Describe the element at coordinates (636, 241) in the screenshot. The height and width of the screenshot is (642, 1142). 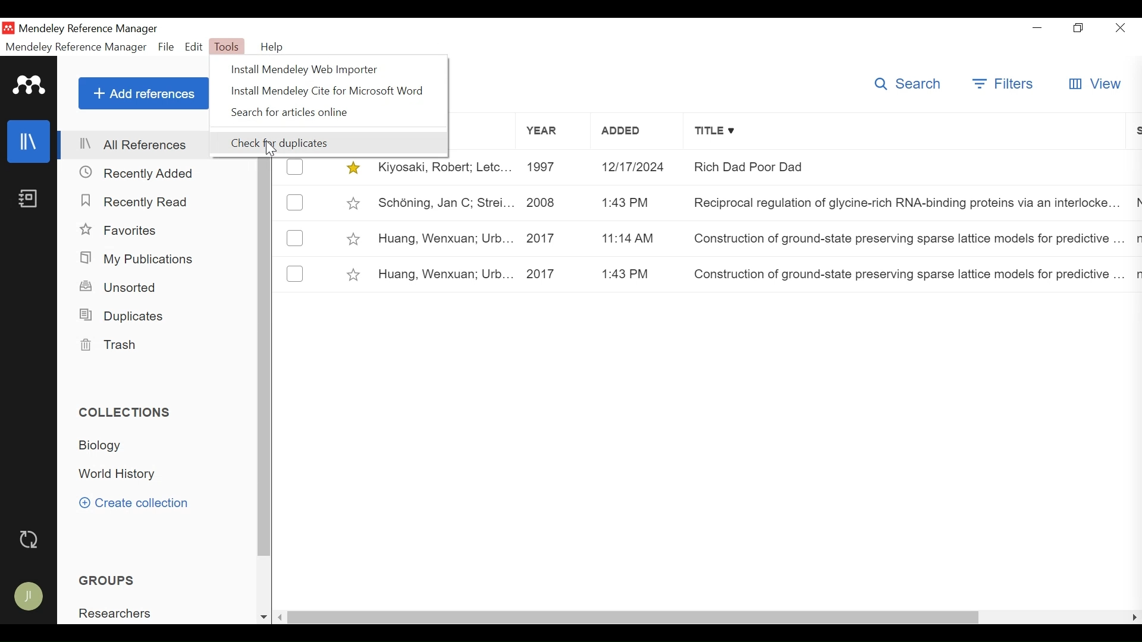
I see `11:14 am` at that location.